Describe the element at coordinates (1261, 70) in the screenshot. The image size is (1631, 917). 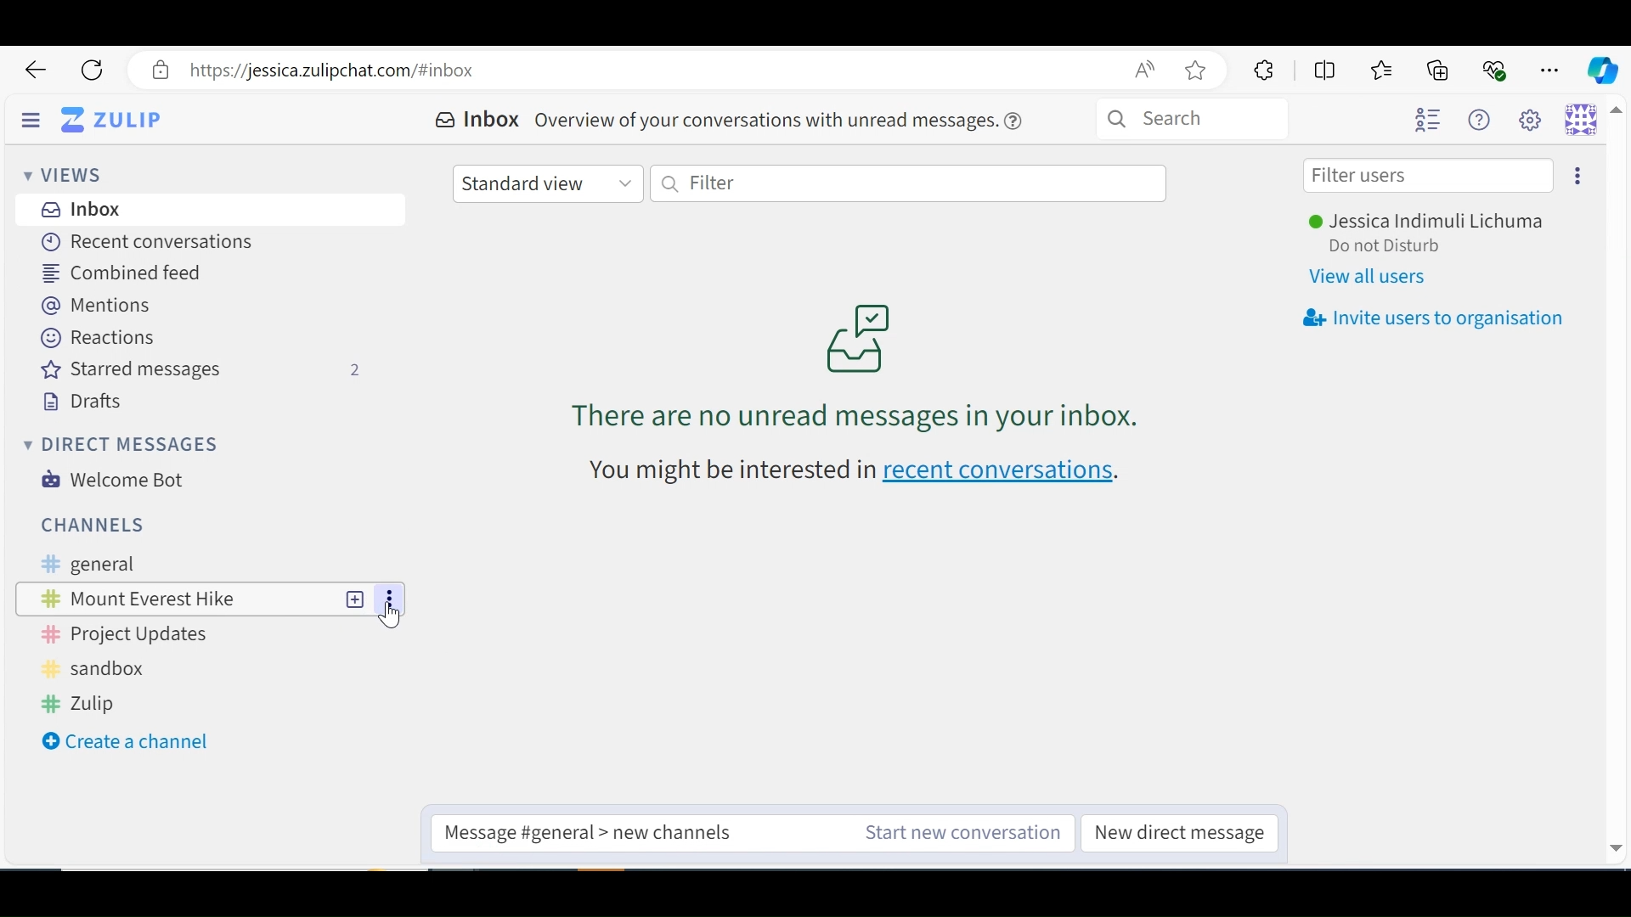
I see `Extensions` at that location.